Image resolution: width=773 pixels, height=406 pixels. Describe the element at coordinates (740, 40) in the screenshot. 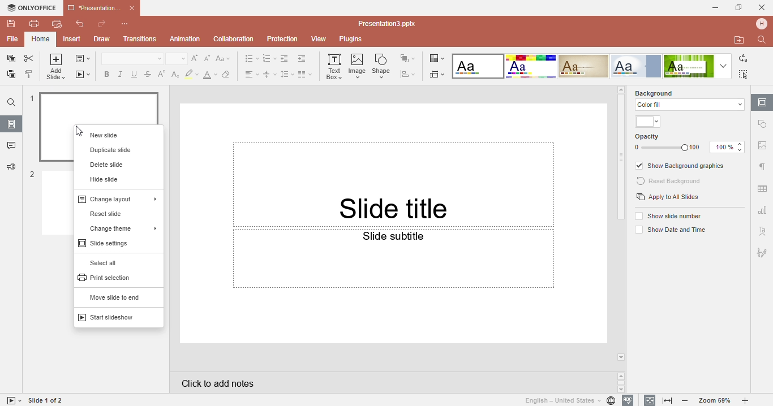

I see `Open file` at that location.